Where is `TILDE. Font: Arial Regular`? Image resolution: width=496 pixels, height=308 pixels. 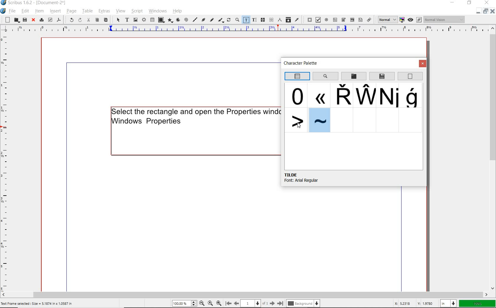 TILDE. Font: Arial Regular is located at coordinates (310, 178).